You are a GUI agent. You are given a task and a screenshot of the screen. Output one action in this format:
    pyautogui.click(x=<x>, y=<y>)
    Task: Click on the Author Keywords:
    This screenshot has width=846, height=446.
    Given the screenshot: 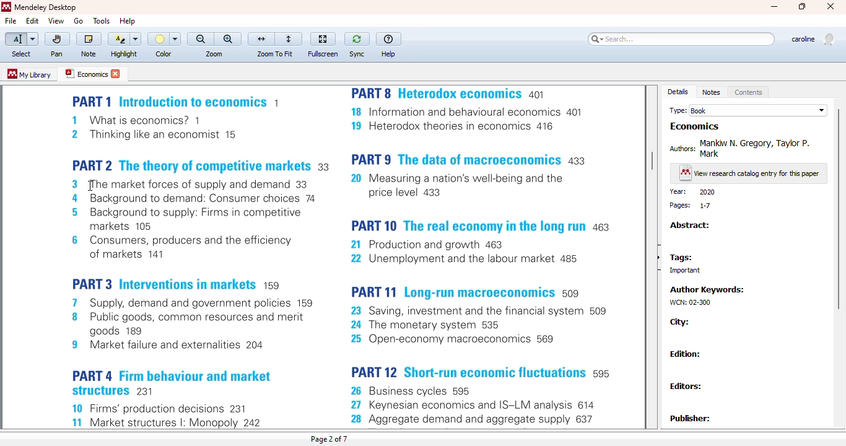 What is the action you would take?
    pyautogui.click(x=706, y=287)
    